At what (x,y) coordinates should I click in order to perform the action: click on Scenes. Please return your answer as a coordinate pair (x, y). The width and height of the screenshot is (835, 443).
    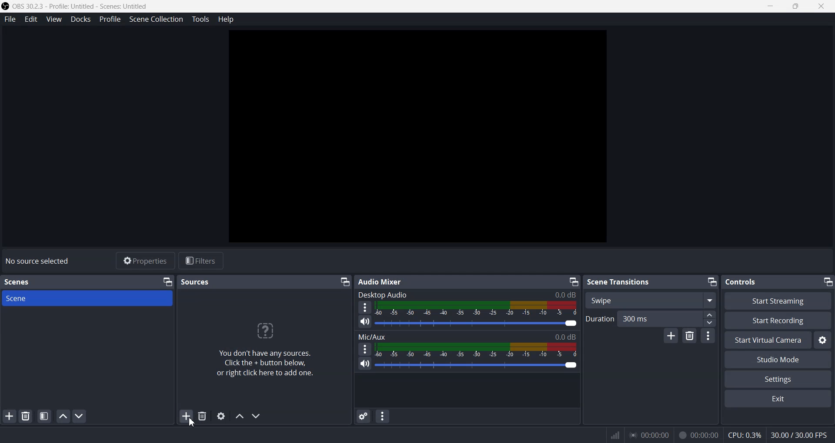
    Looking at the image, I should click on (17, 282).